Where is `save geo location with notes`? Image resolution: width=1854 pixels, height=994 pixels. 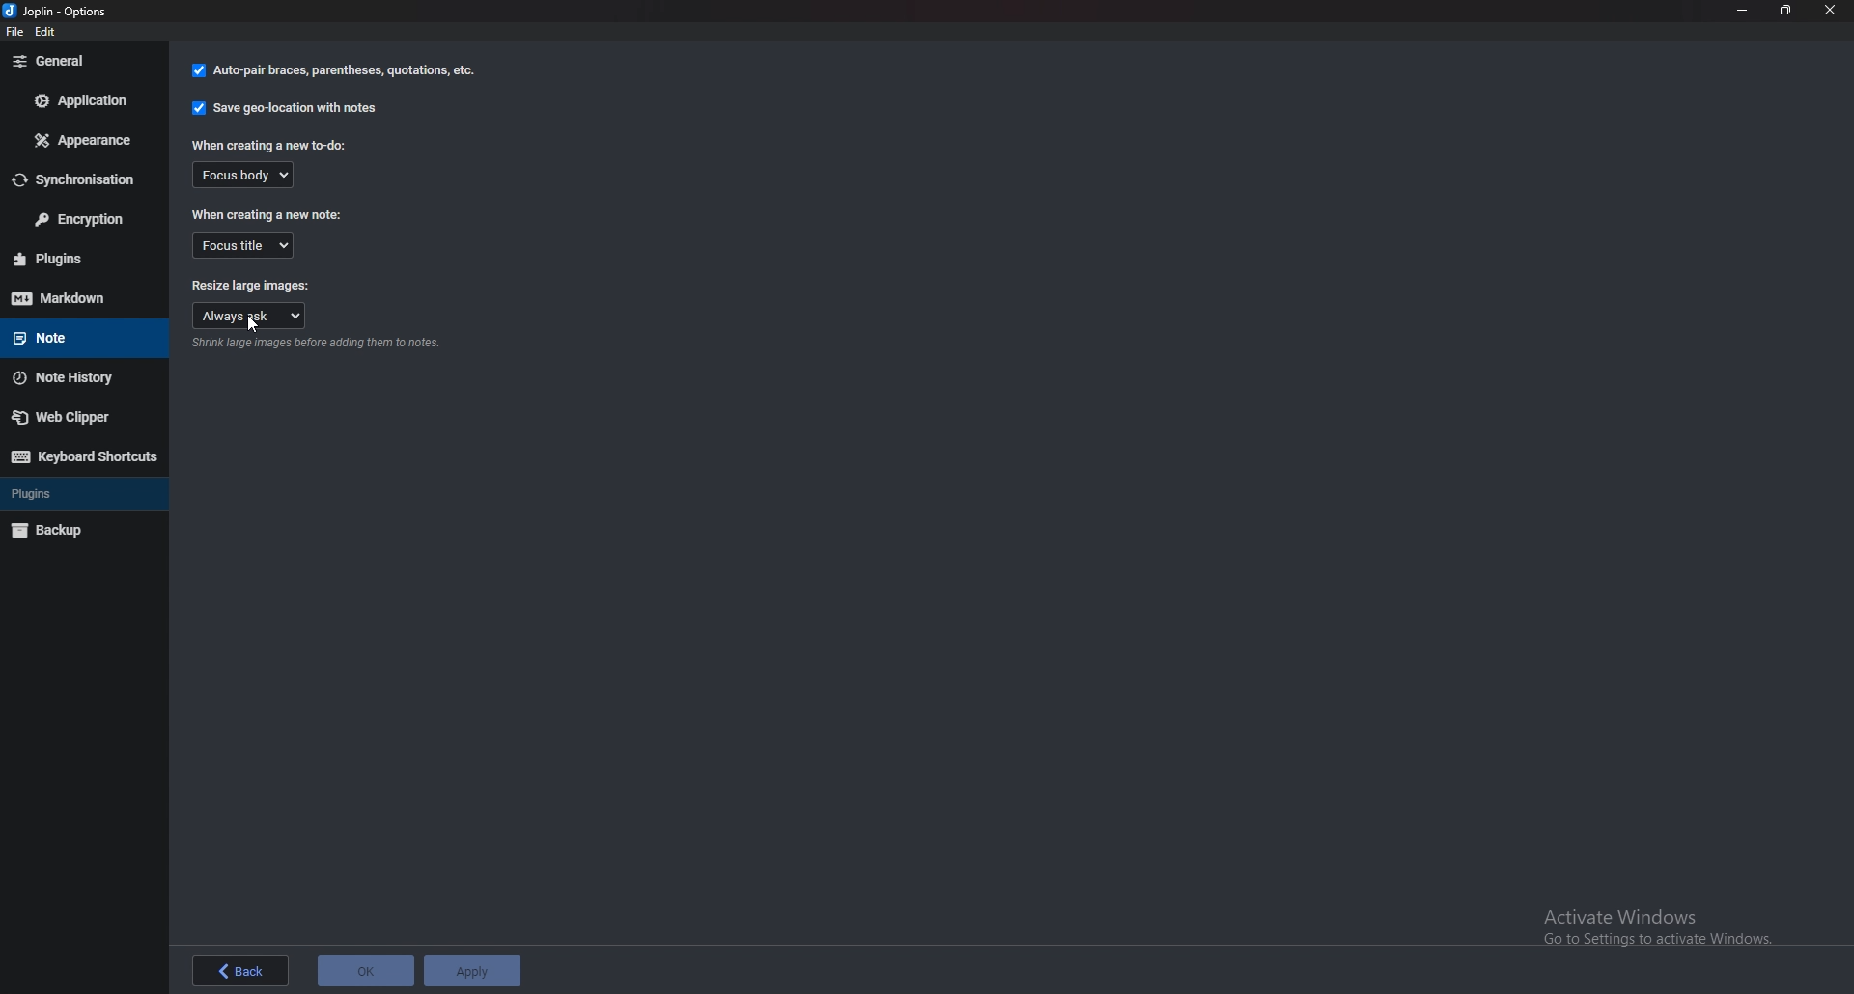 save geo location with notes is located at coordinates (285, 111).